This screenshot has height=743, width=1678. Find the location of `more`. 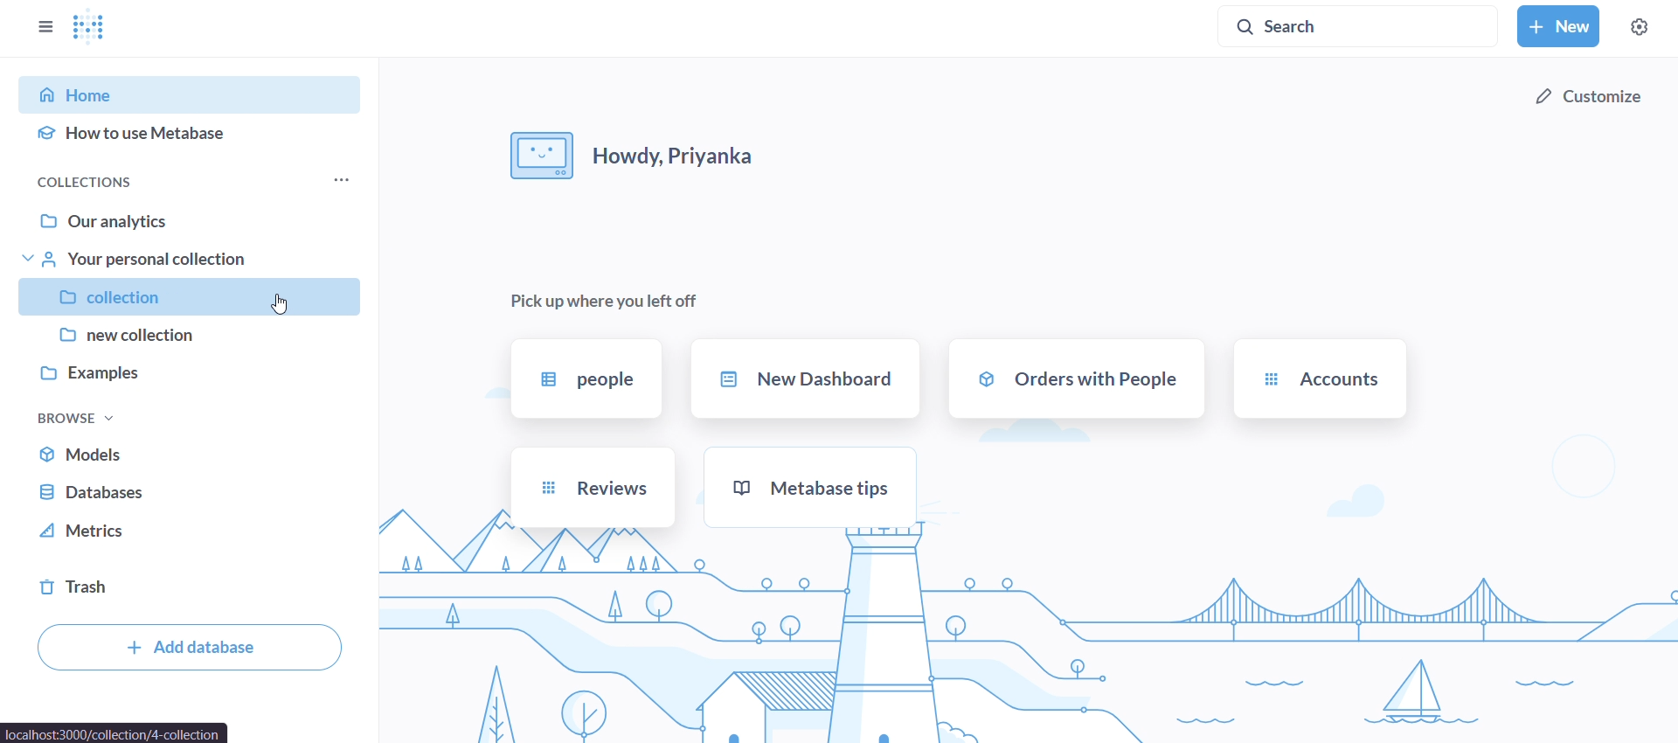

more is located at coordinates (343, 182).